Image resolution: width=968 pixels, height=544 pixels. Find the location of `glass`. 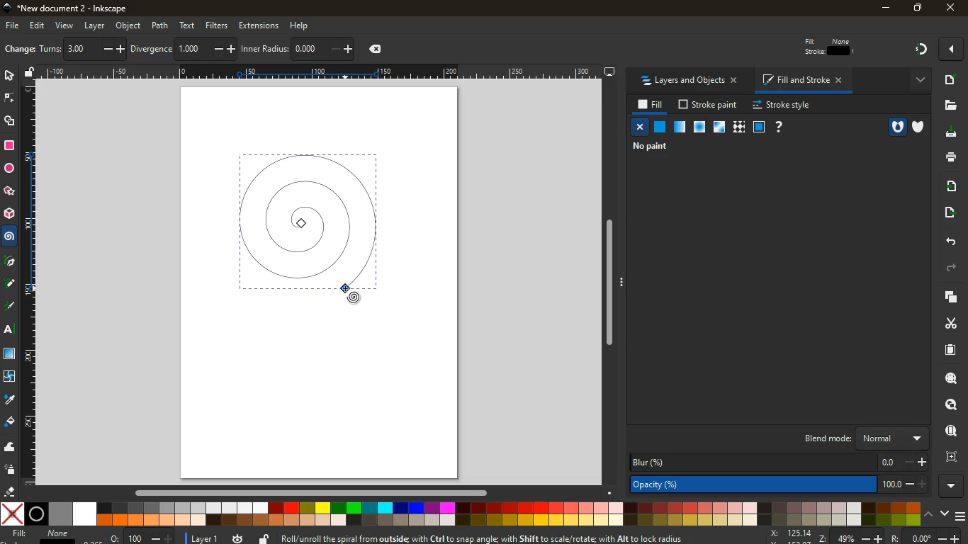

glass is located at coordinates (9, 354).